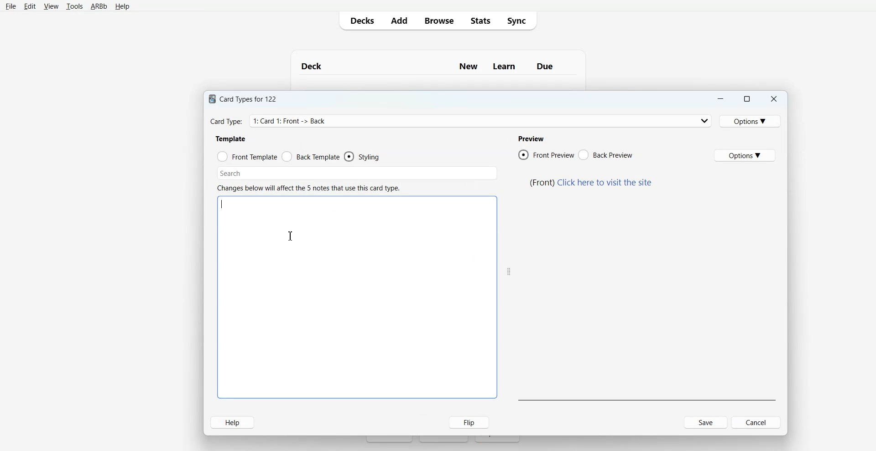  I want to click on Front Template, so click(311, 156).